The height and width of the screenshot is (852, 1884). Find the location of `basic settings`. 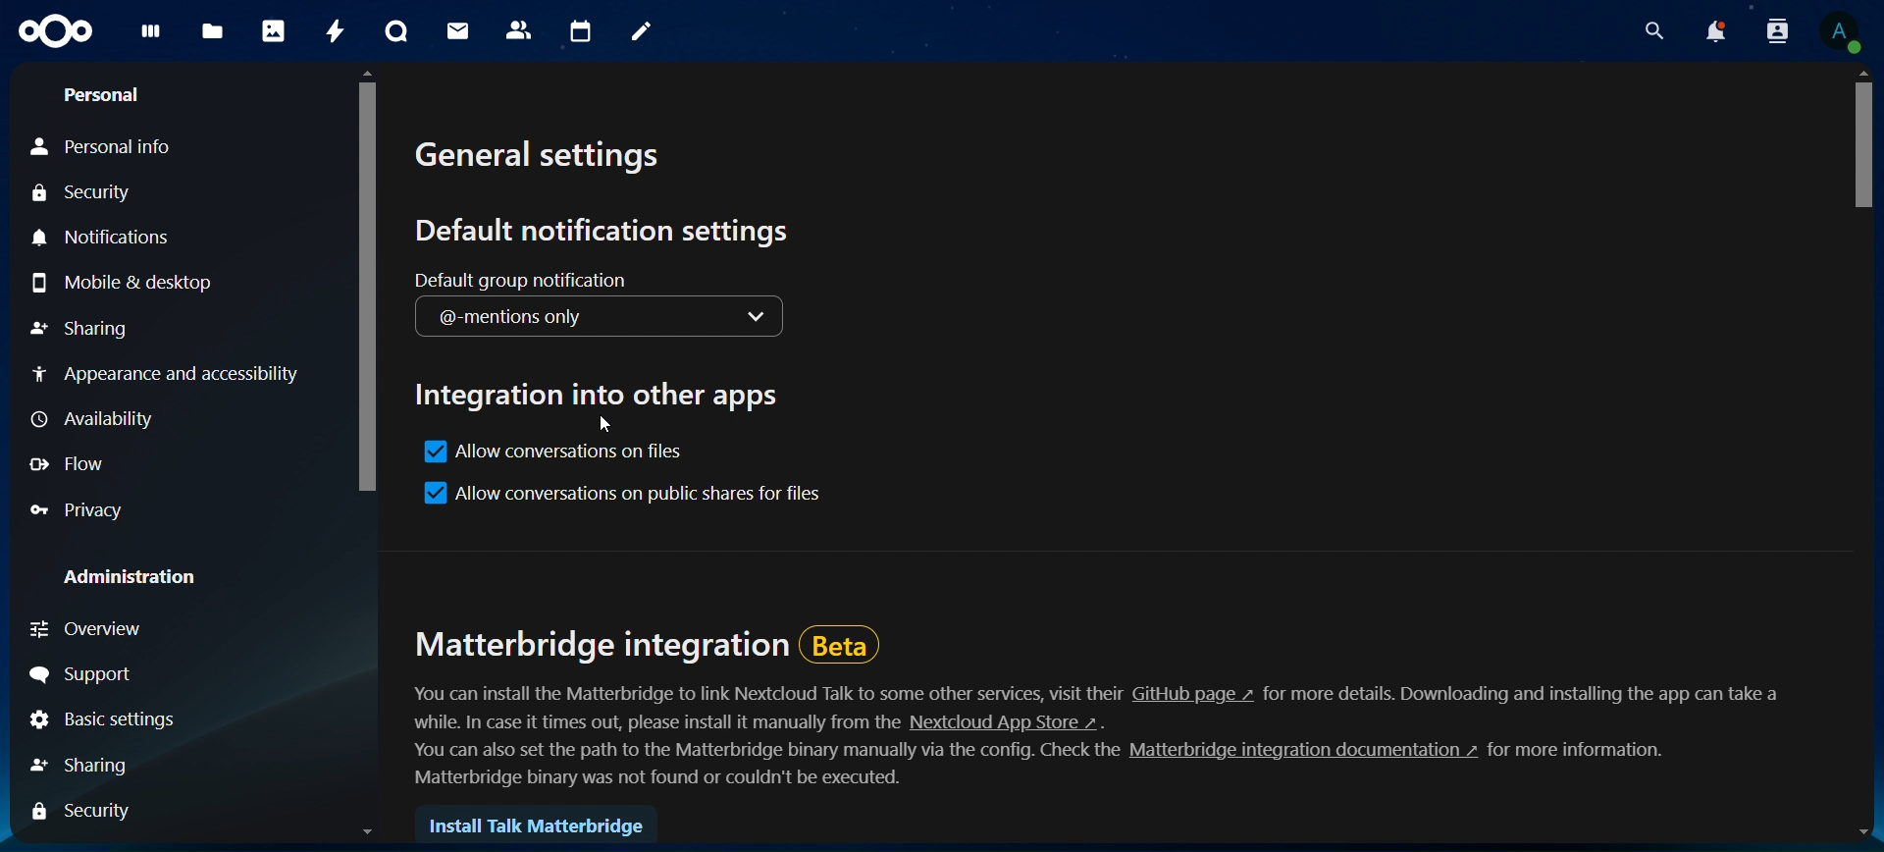

basic settings is located at coordinates (100, 719).